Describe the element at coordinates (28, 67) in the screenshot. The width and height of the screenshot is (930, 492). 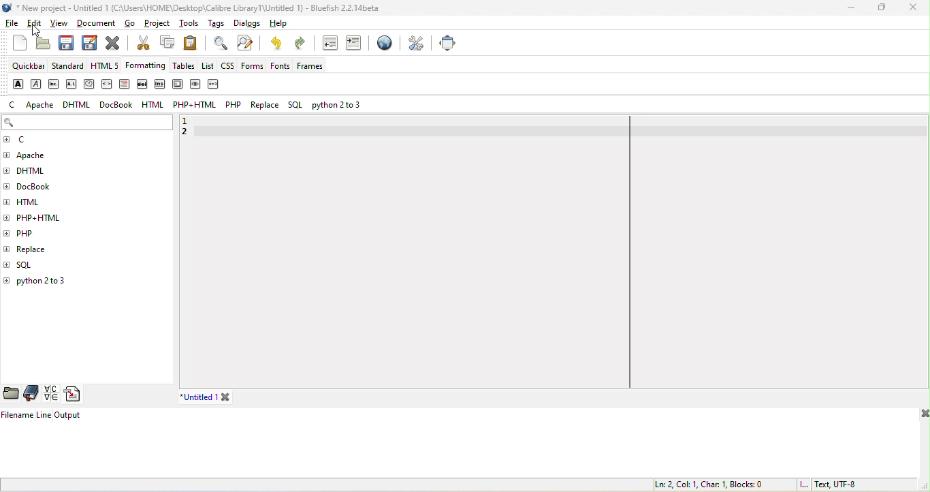
I see `quickbar` at that location.